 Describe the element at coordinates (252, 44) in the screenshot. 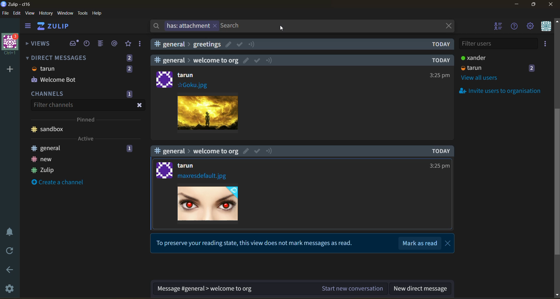

I see `notify` at that location.